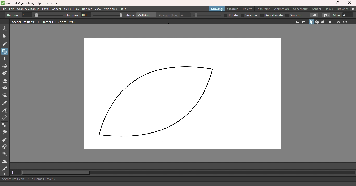 The height and width of the screenshot is (186, 356). I want to click on Polygon sides, so click(175, 15).